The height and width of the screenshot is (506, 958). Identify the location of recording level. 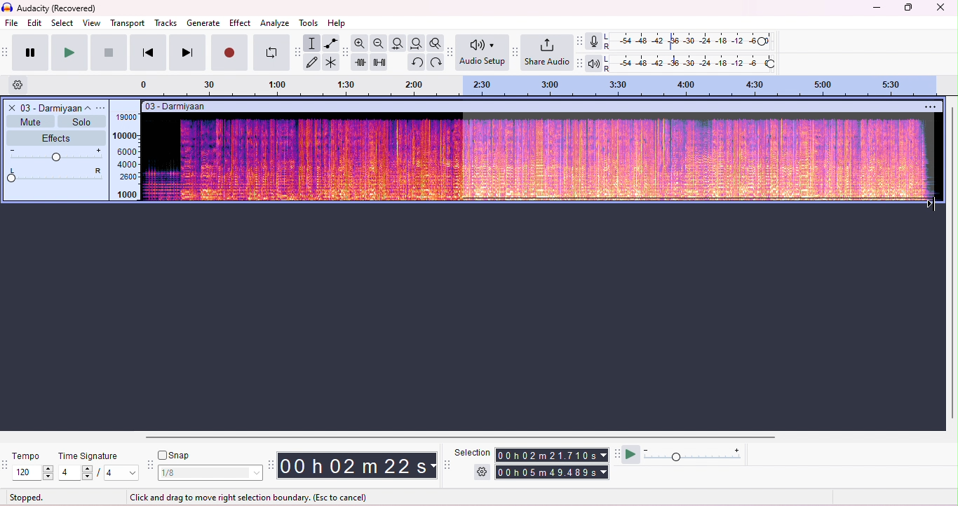
(690, 41).